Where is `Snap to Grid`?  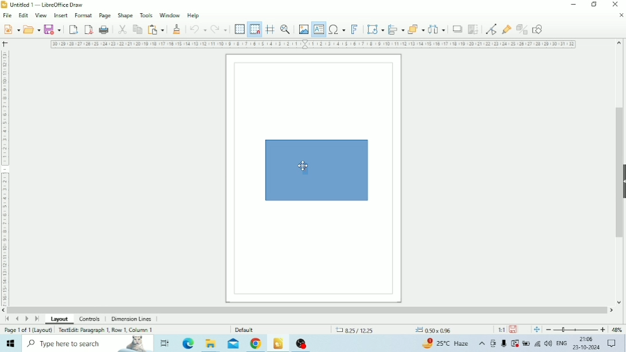
Snap to Grid is located at coordinates (255, 30).